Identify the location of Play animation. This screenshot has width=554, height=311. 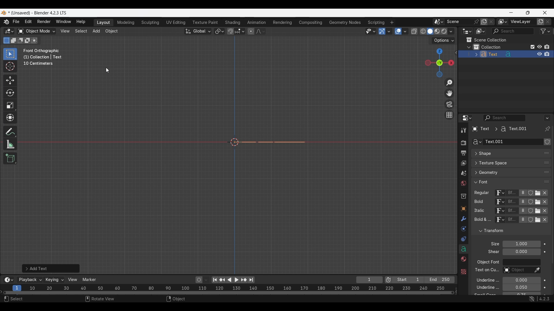
(233, 280).